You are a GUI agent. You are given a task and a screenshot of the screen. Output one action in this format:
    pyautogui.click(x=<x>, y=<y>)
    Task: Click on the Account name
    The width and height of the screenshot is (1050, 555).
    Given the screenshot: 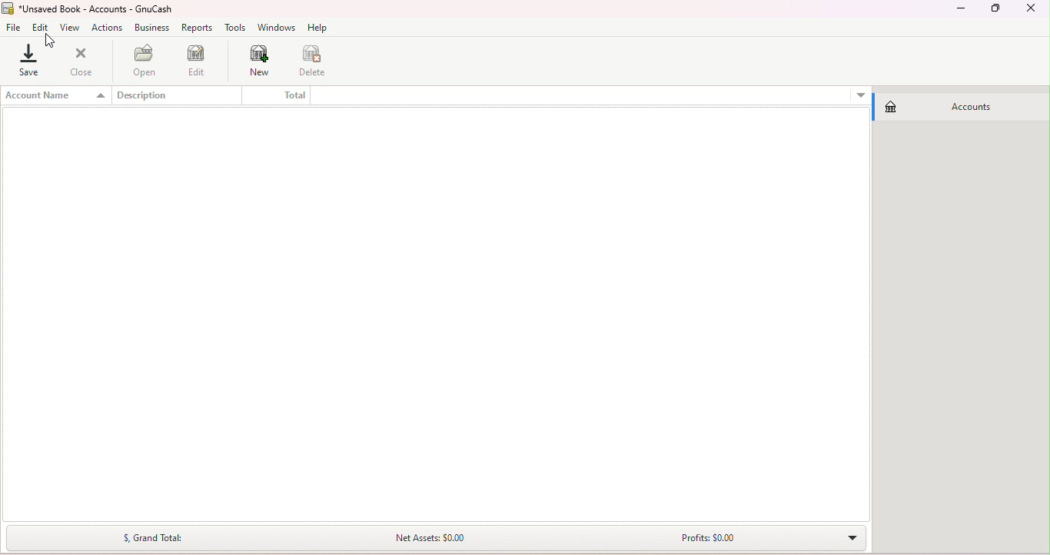 What is the action you would take?
    pyautogui.click(x=58, y=97)
    